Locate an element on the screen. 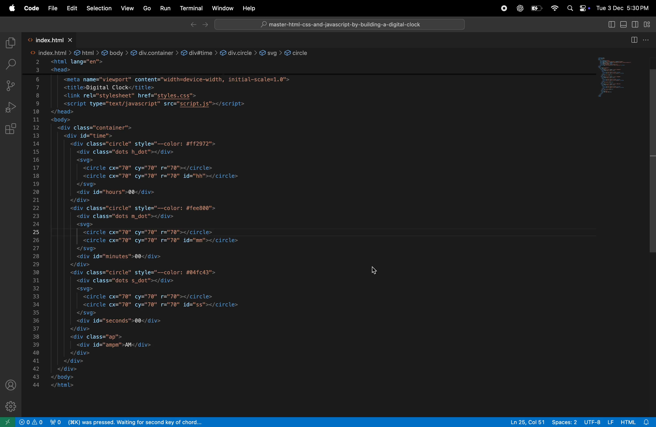  code block is located at coordinates (202, 219).